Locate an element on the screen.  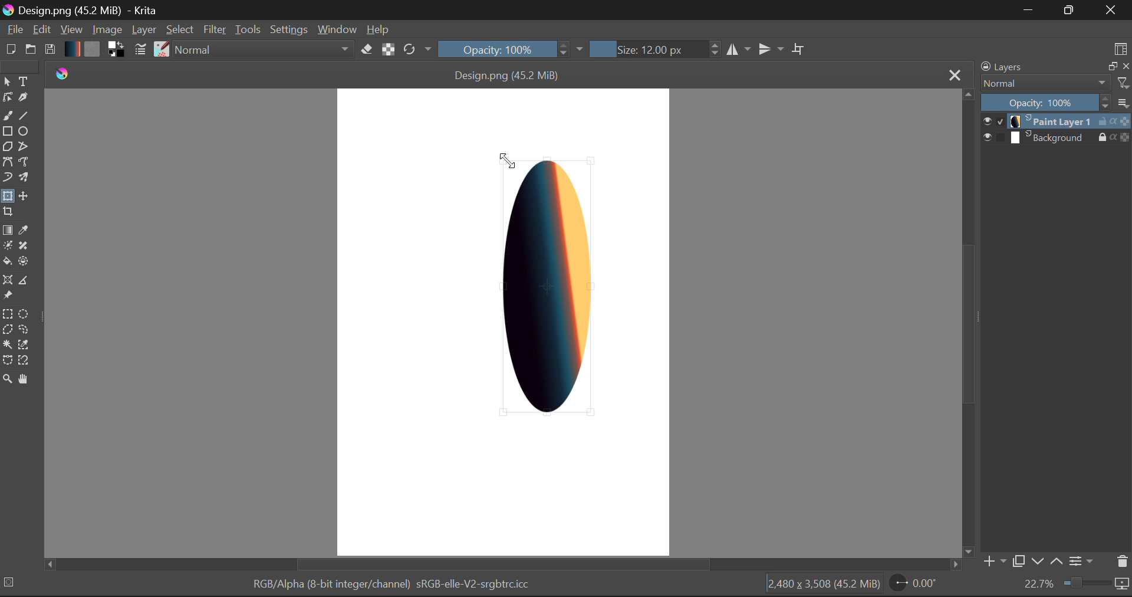
Delete Layer is located at coordinates (1121, 561).